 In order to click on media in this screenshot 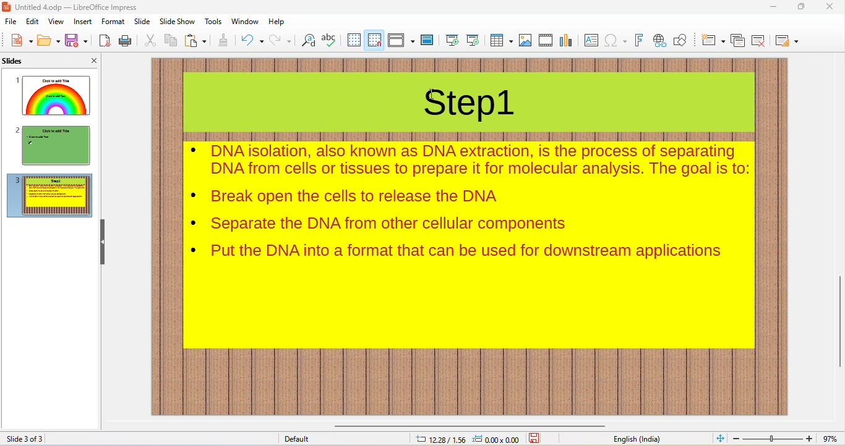, I will do `click(544, 40)`.